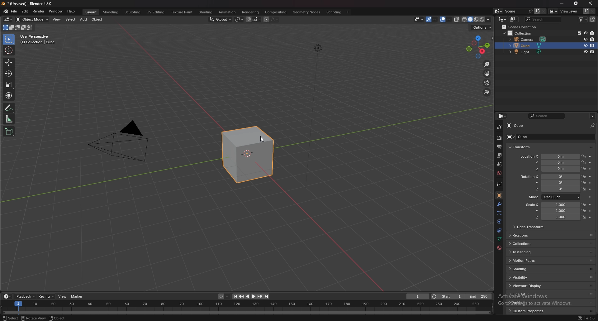 Image resolution: width=598 pixels, height=321 pixels. I want to click on add workspace, so click(348, 12).